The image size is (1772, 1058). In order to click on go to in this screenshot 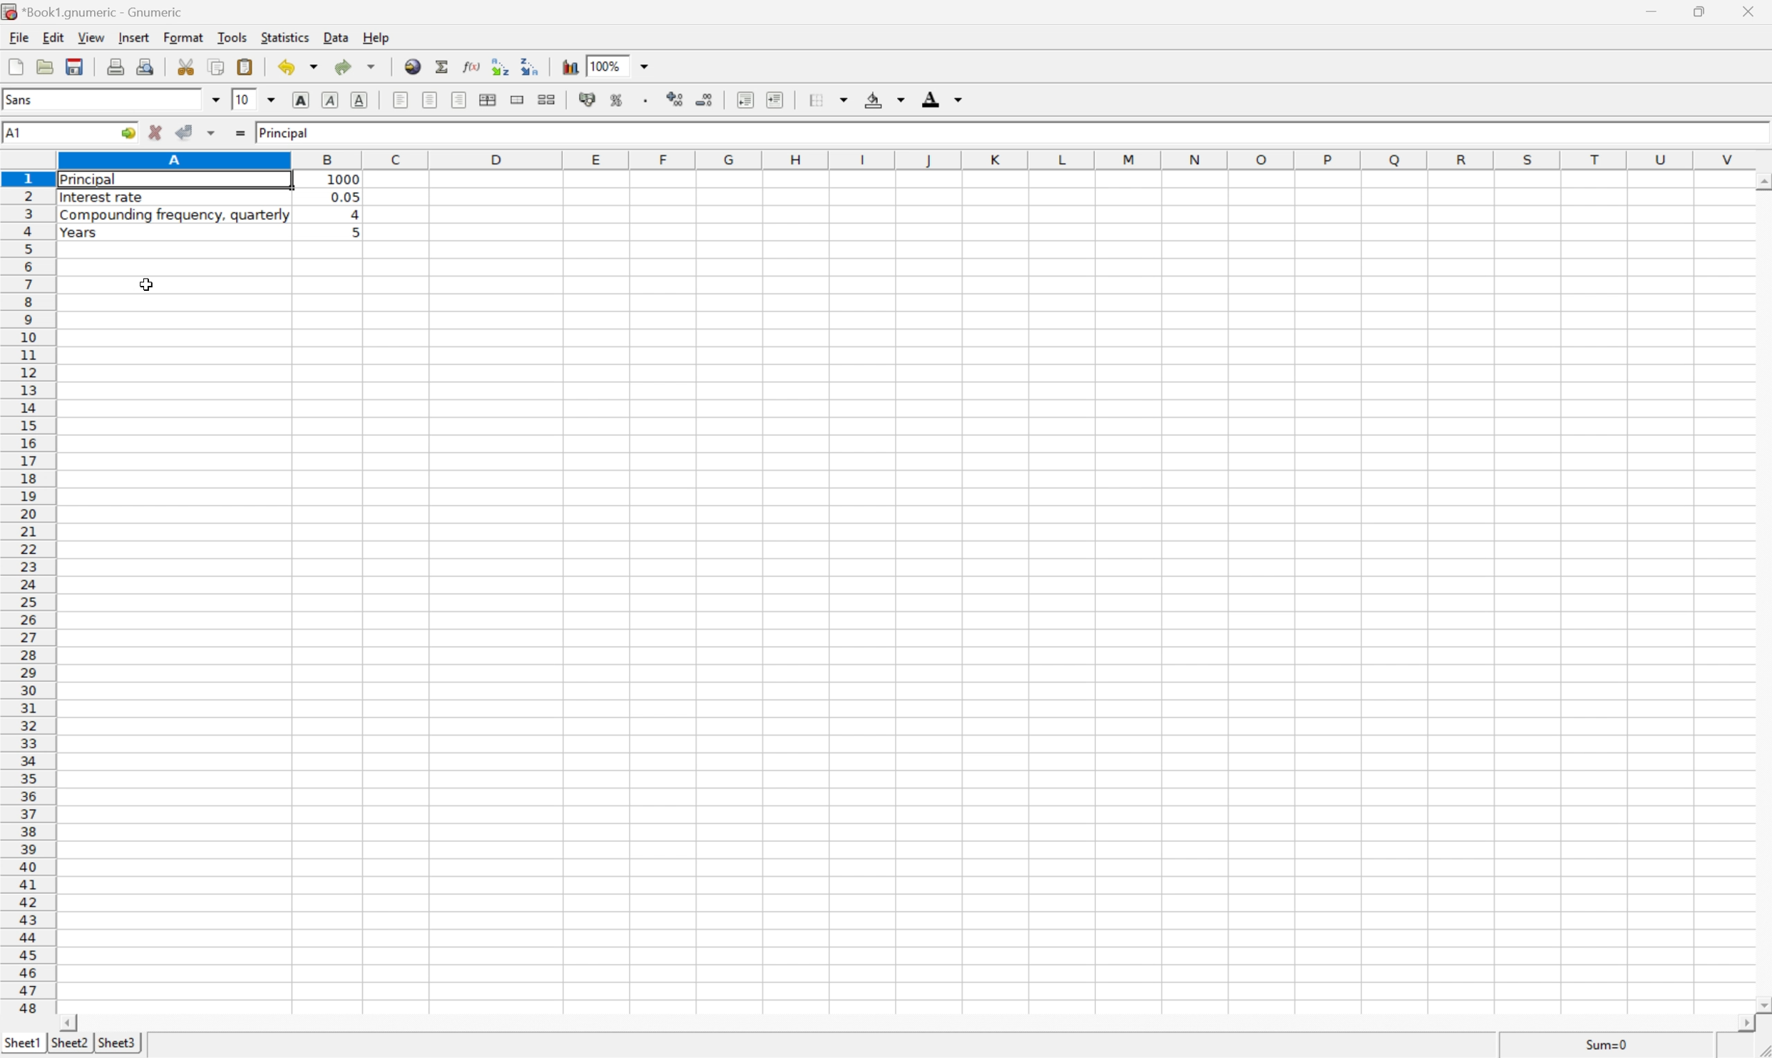, I will do `click(130, 131)`.